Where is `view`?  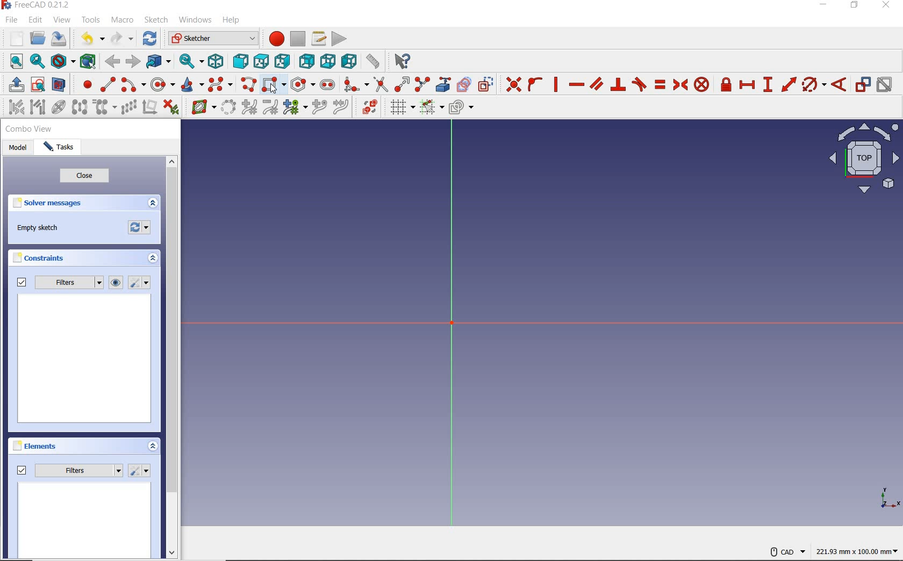
view is located at coordinates (62, 20).